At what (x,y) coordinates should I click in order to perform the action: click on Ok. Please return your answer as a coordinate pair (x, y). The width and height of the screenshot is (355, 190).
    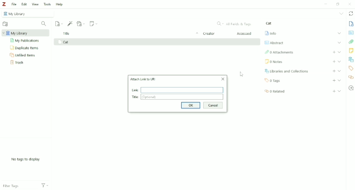
    Looking at the image, I should click on (190, 105).